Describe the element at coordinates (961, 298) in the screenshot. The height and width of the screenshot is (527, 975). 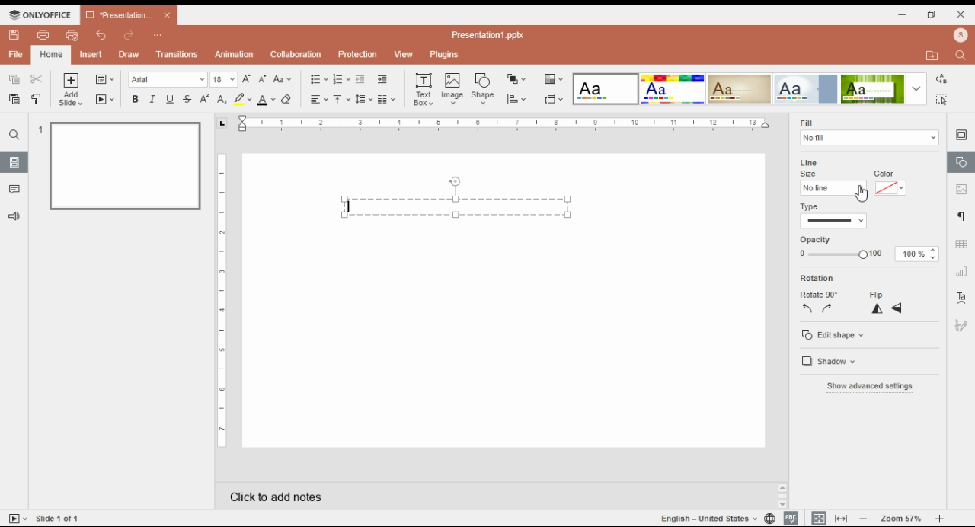
I see `text art settings` at that location.